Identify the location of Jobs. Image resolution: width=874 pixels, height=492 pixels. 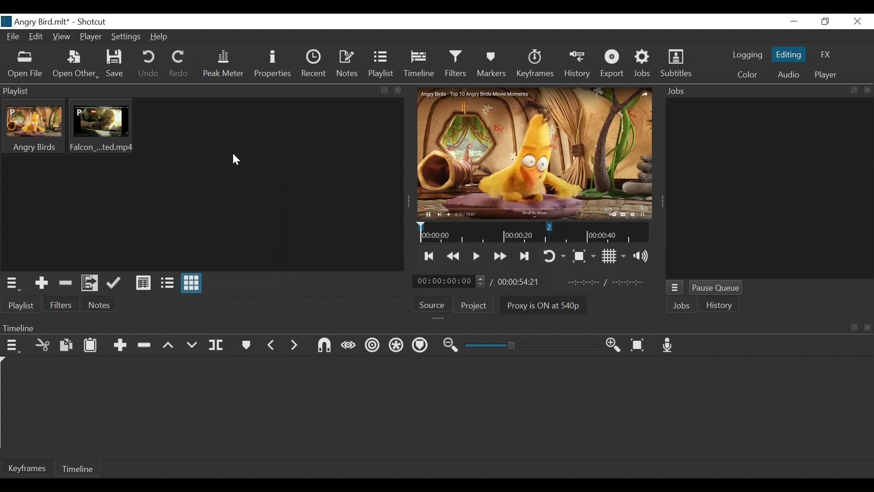
(644, 64).